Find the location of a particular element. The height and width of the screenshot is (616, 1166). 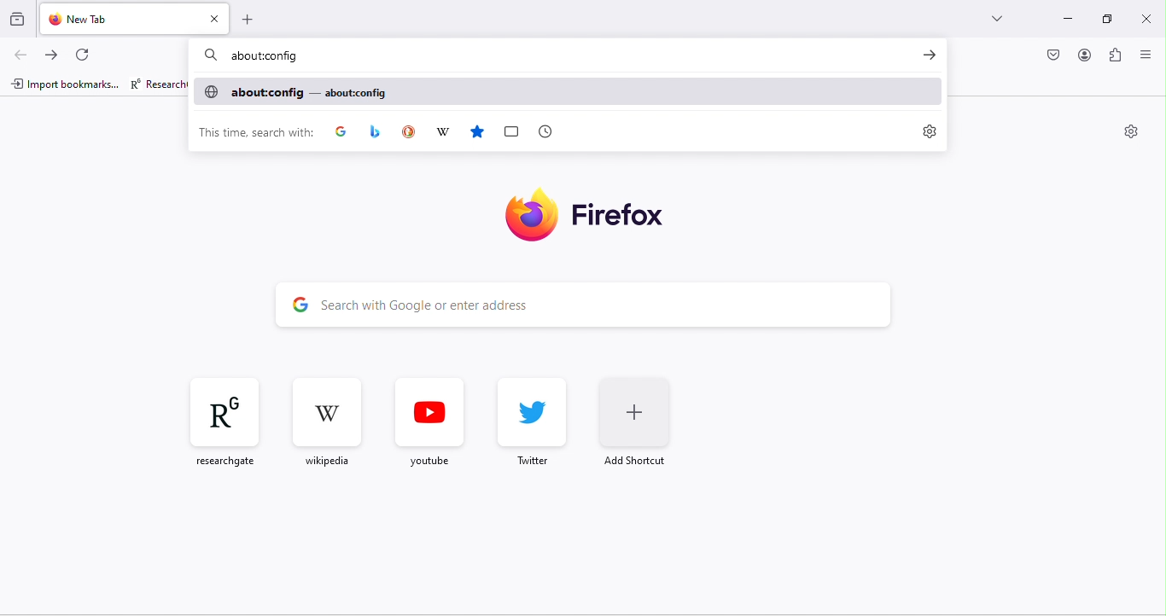

this time search with is located at coordinates (254, 134).